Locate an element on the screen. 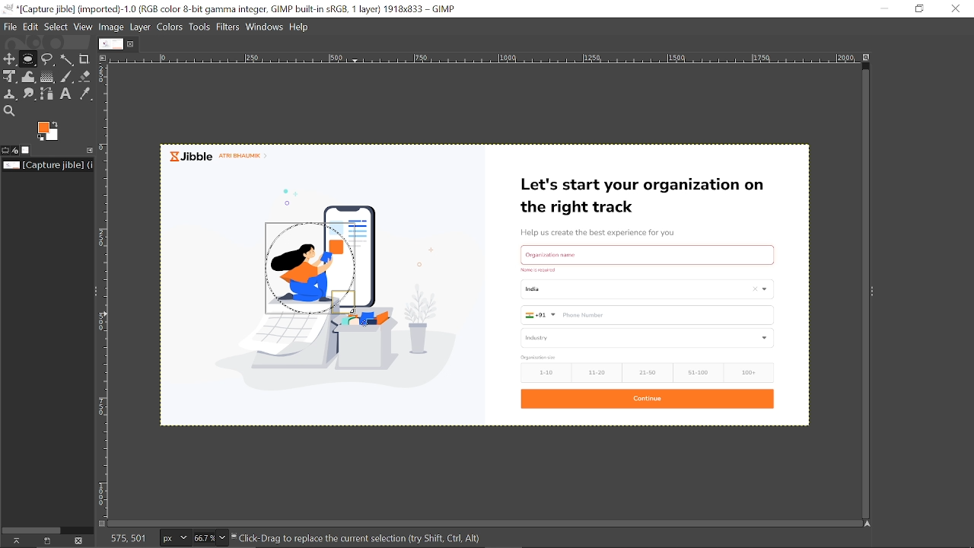  Minimize is located at coordinates (887, 8).